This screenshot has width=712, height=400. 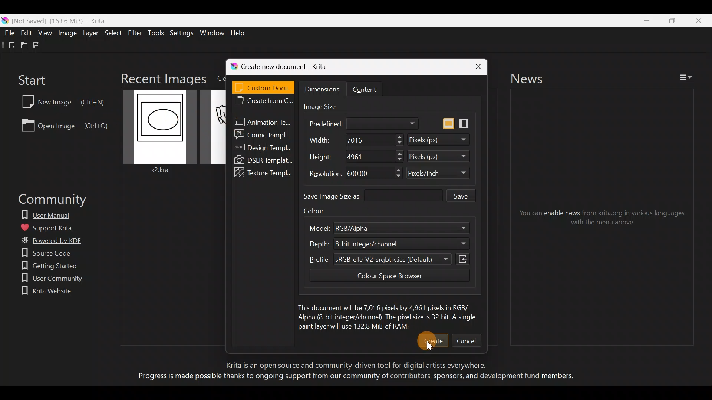 I want to click on Import profile, so click(x=465, y=258).